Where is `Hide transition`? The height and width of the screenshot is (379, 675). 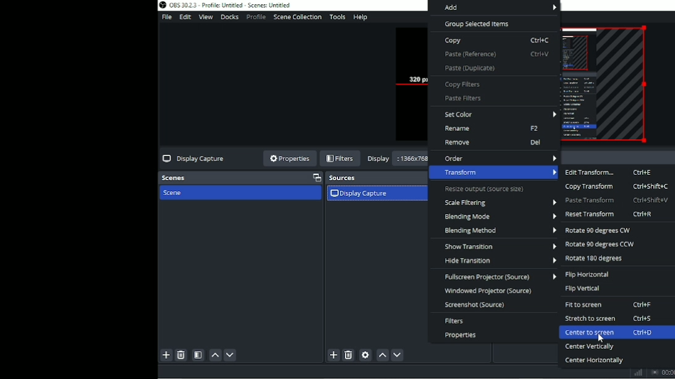
Hide transition is located at coordinates (499, 261).